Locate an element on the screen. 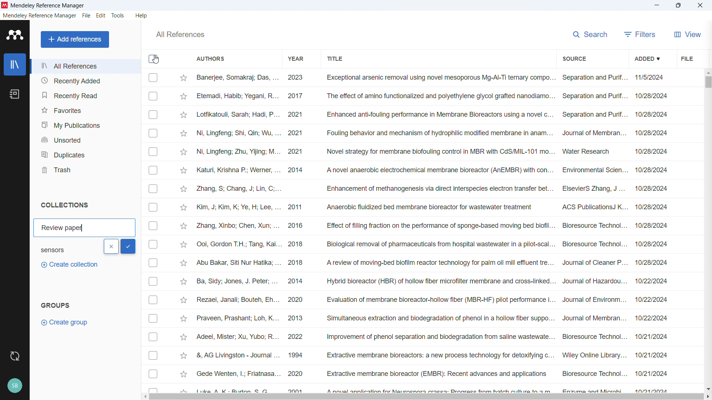  view  is located at coordinates (687, 33).